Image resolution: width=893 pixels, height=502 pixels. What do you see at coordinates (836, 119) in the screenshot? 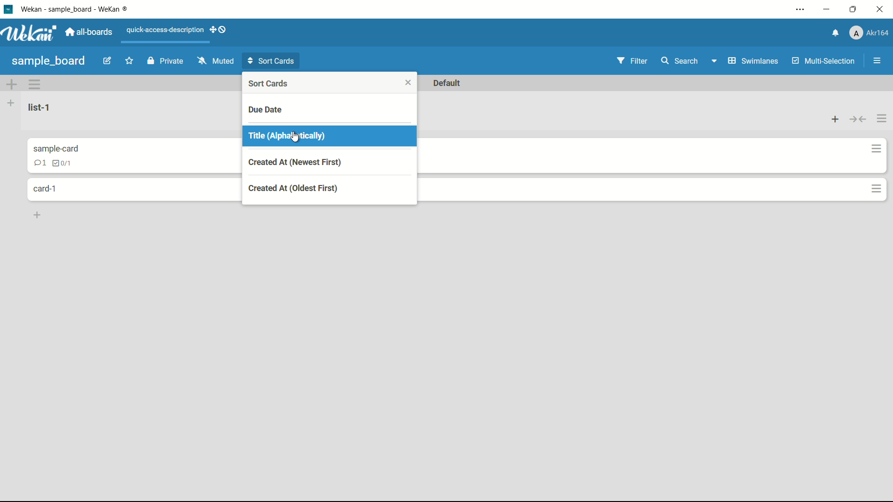
I see `add card` at bounding box center [836, 119].